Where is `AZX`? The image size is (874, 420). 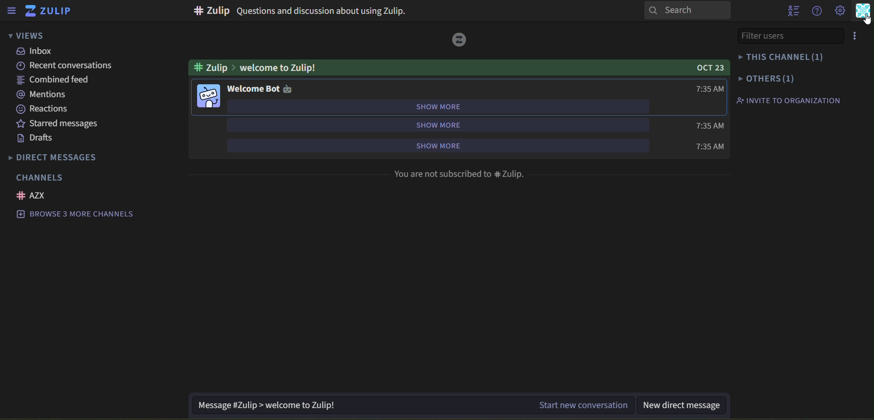 AZX is located at coordinates (33, 196).